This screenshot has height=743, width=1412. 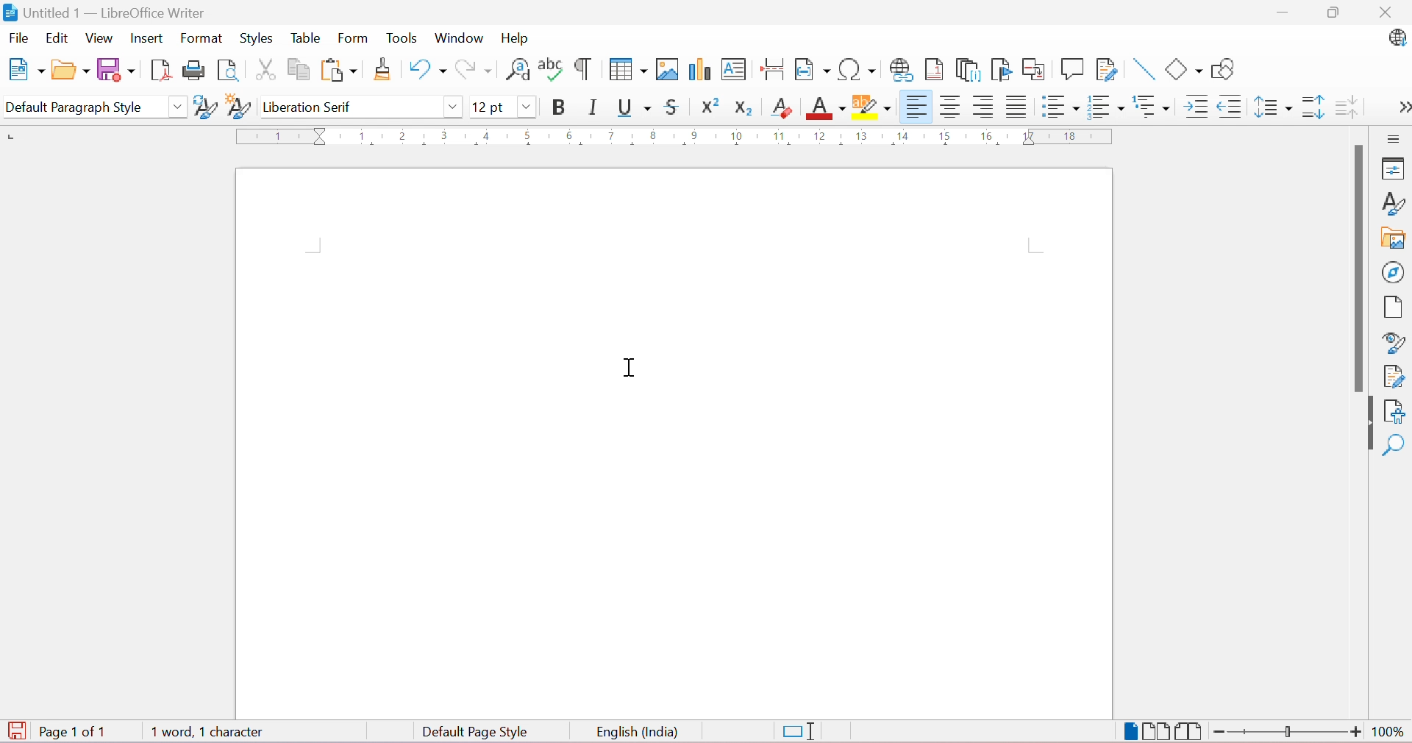 What do you see at coordinates (310, 108) in the screenshot?
I see `Liberation Serif` at bounding box center [310, 108].